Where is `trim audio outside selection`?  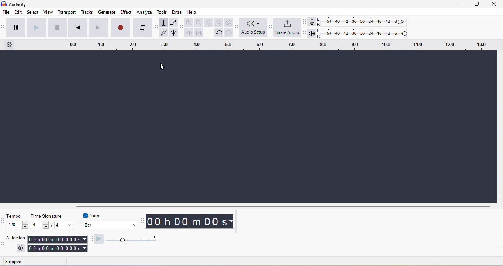 trim audio outside selection is located at coordinates (189, 33).